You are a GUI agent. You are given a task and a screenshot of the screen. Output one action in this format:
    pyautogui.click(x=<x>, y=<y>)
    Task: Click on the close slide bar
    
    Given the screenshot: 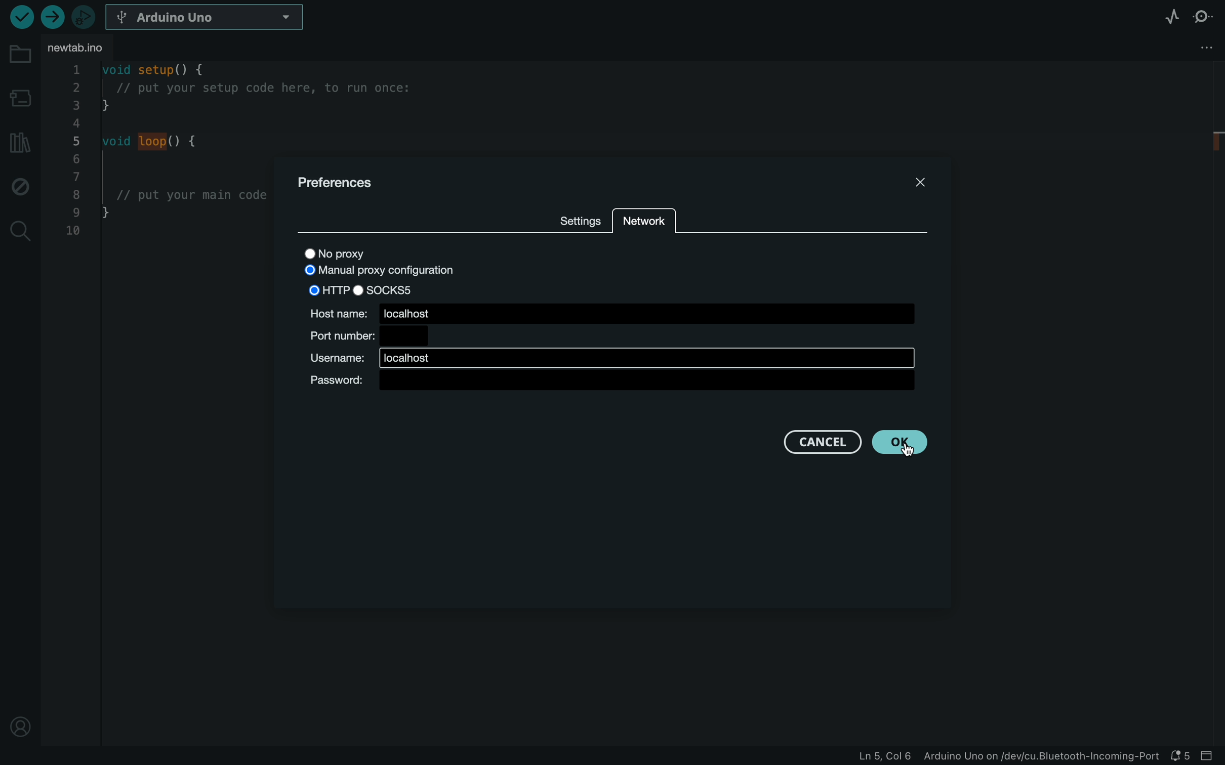 What is the action you would take?
    pyautogui.click(x=1210, y=756)
    